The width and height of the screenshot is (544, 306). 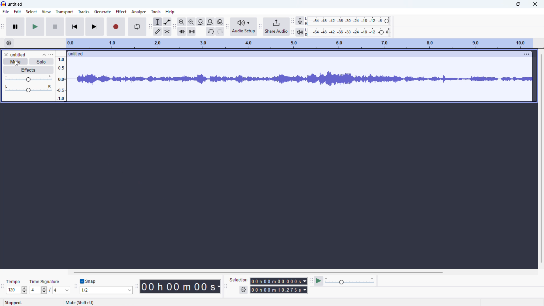 What do you see at coordinates (501, 4) in the screenshot?
I see `minimize` at bounding box center [501, 4].